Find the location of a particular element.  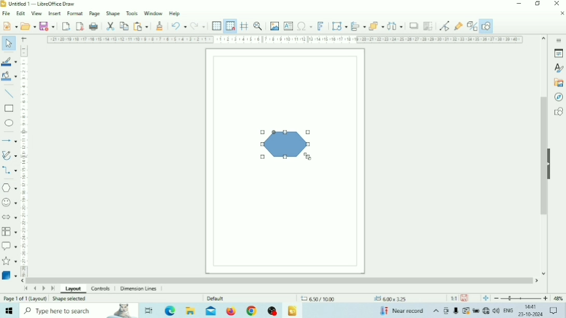

Insert is located at coordinates (55, 13).